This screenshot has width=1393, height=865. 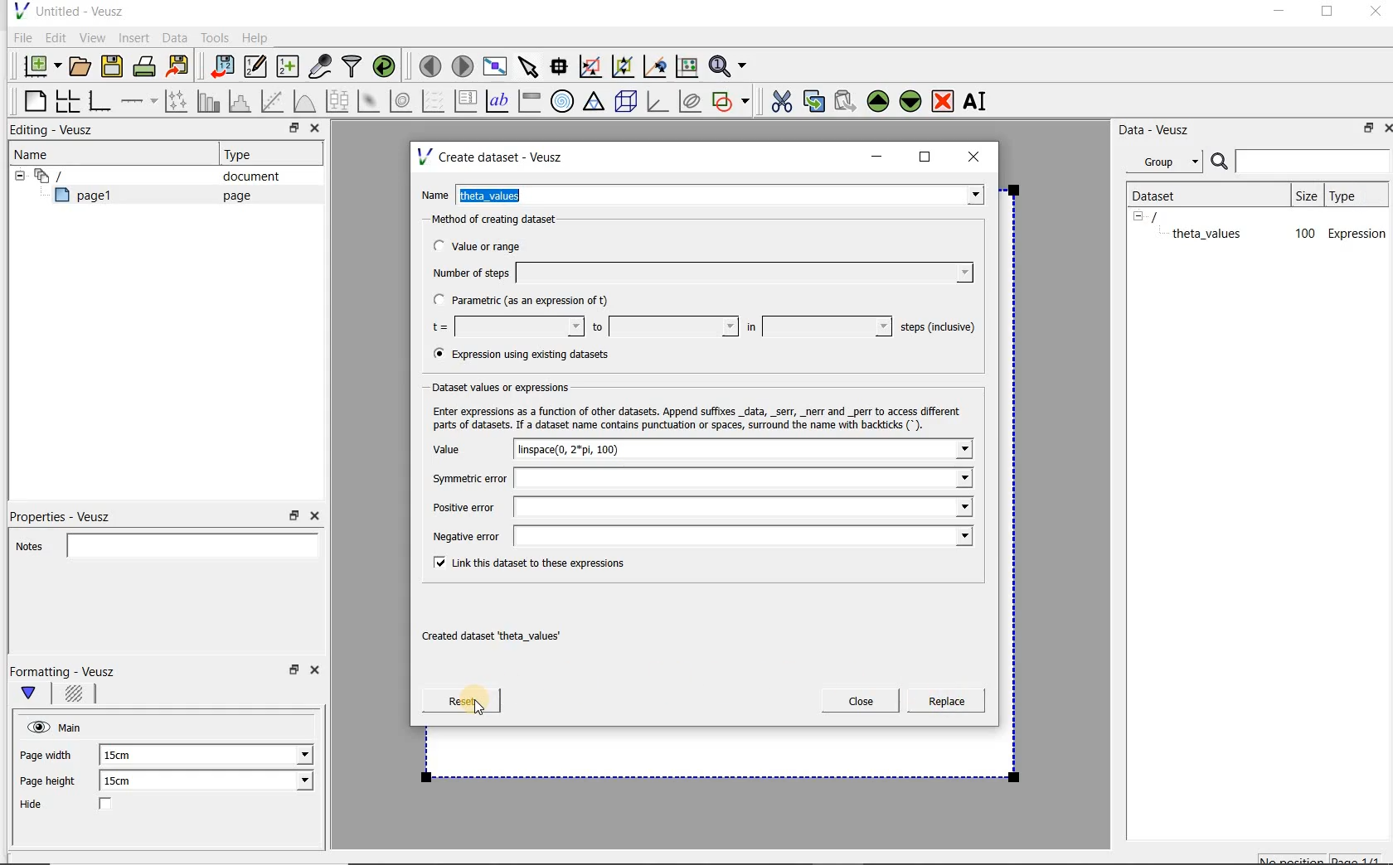 What do you see at coordinates (213, 38) in the screenshot?
I see `Tools` at bounding box center [213, 38].